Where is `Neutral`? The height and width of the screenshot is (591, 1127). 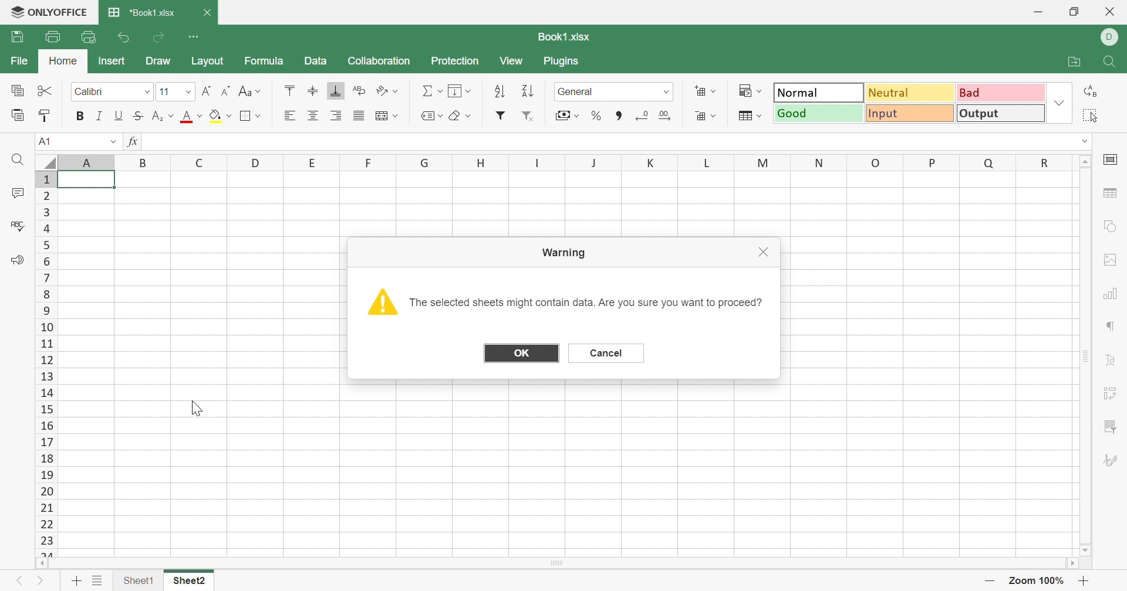 Neutral is located at coordinates (908, 93).